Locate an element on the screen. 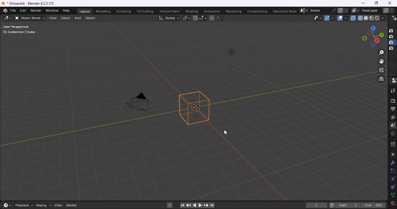 The image size is (397, 209). the active workspace view layer is located at coordinates (355, 10).